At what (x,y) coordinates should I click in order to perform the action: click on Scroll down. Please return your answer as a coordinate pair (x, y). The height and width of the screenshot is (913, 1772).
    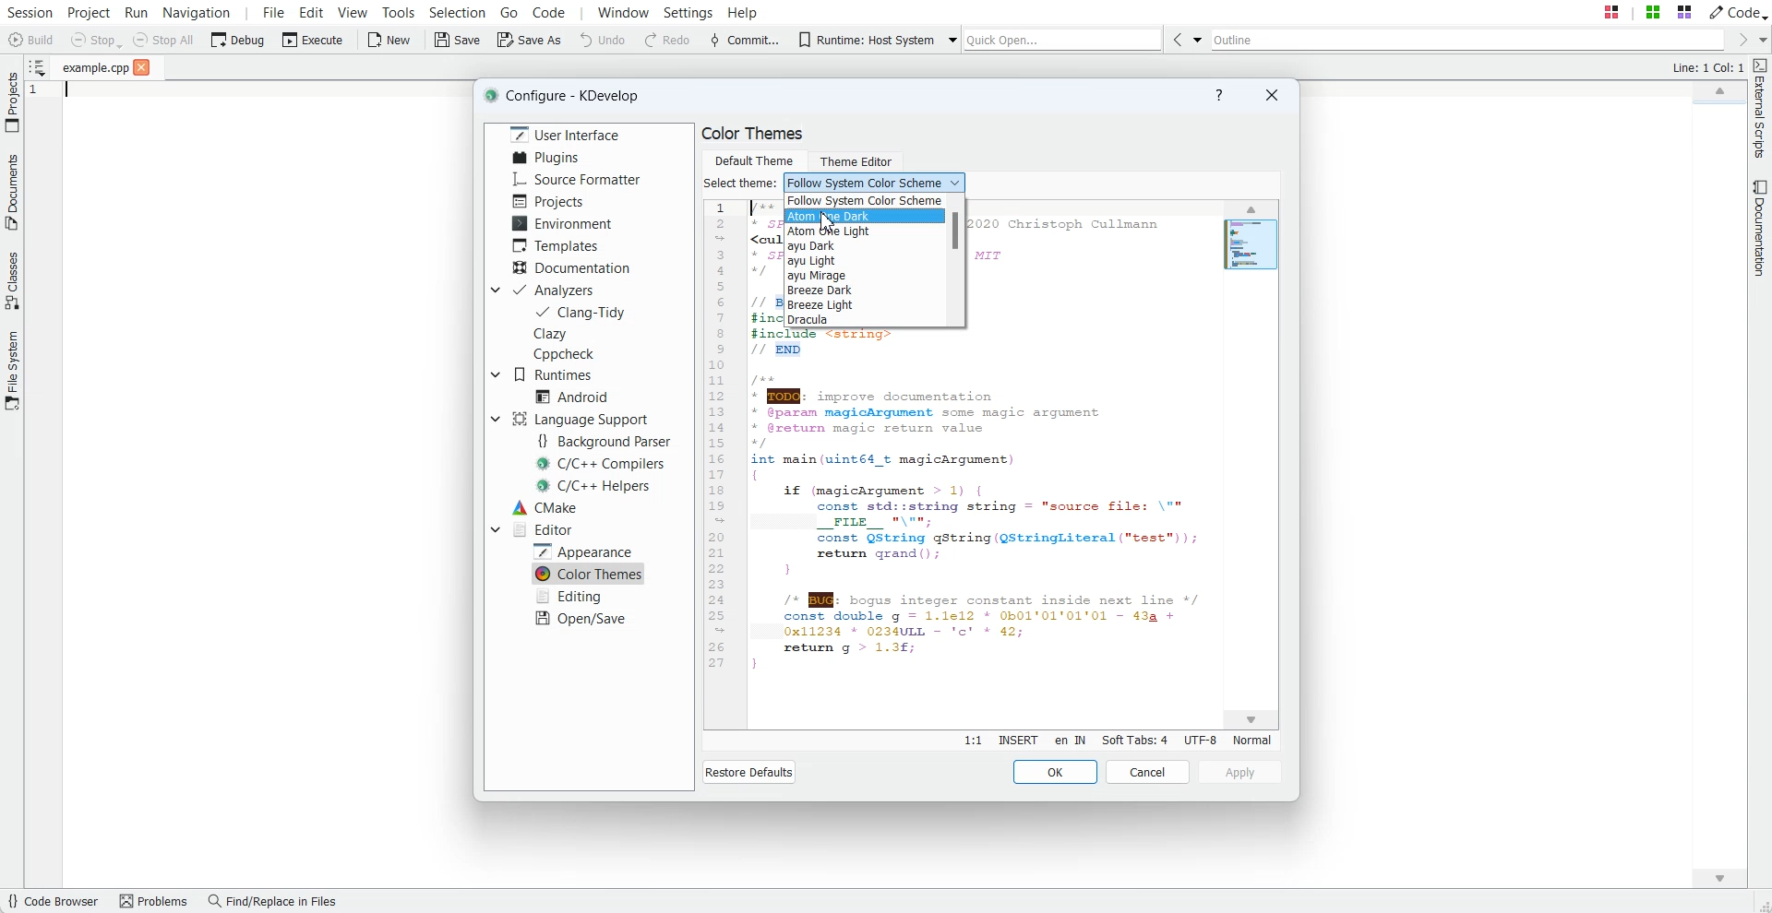
    Looking at the image, I should click on (1253, 719).